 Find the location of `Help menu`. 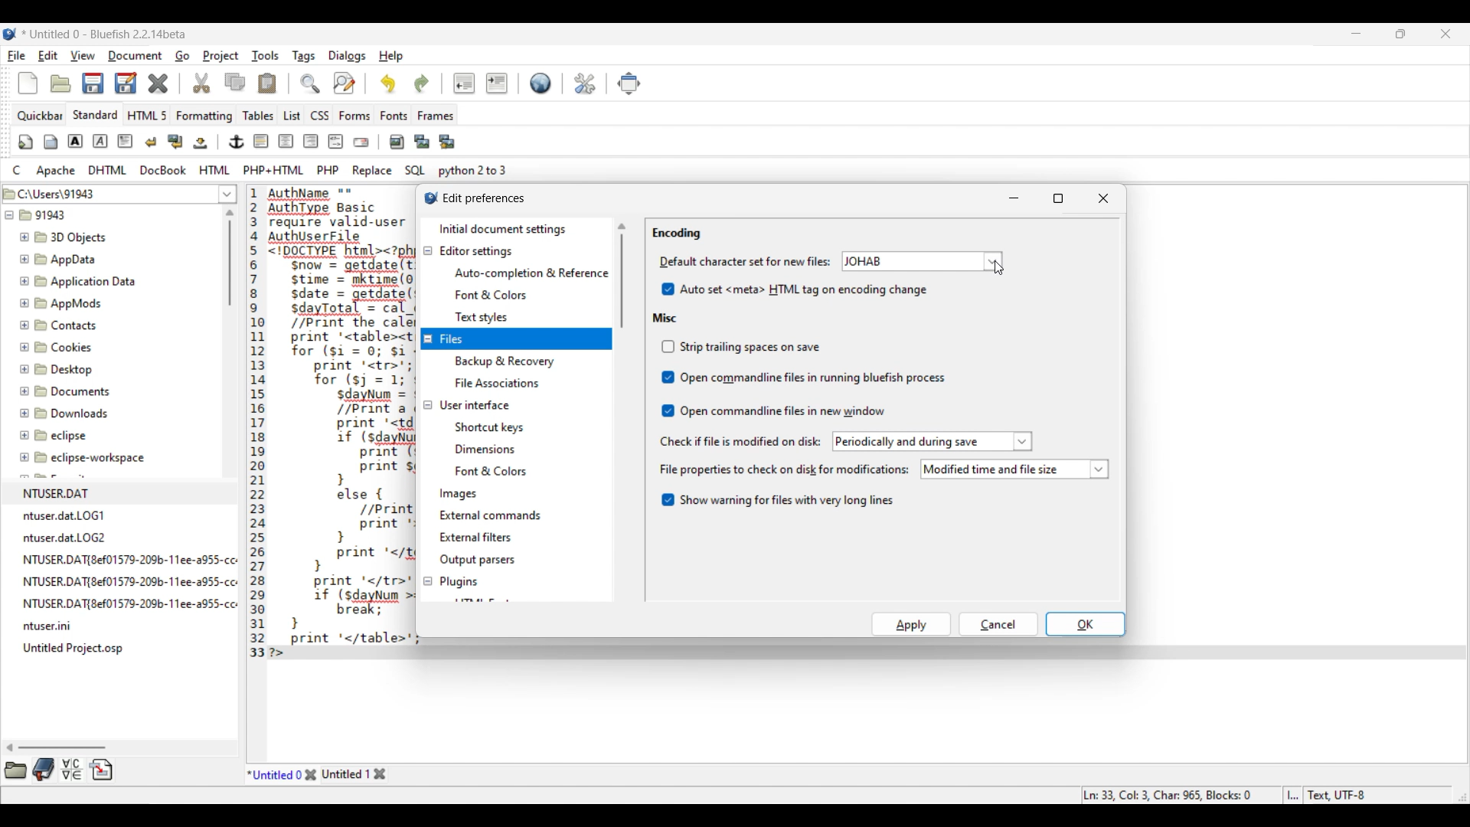

Help menu is located at coordinates (391, 57).